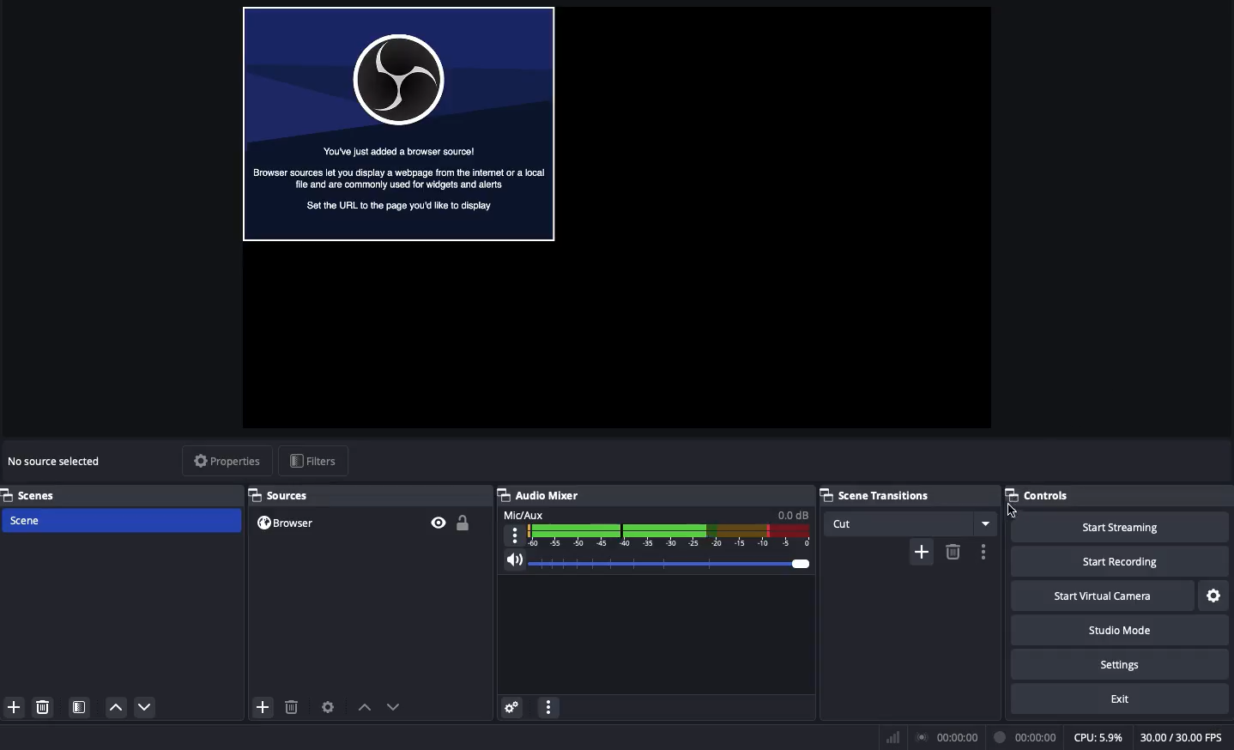 The image size is (1234, 750). I want to click on Advanced audio menu, so click(514, 706).